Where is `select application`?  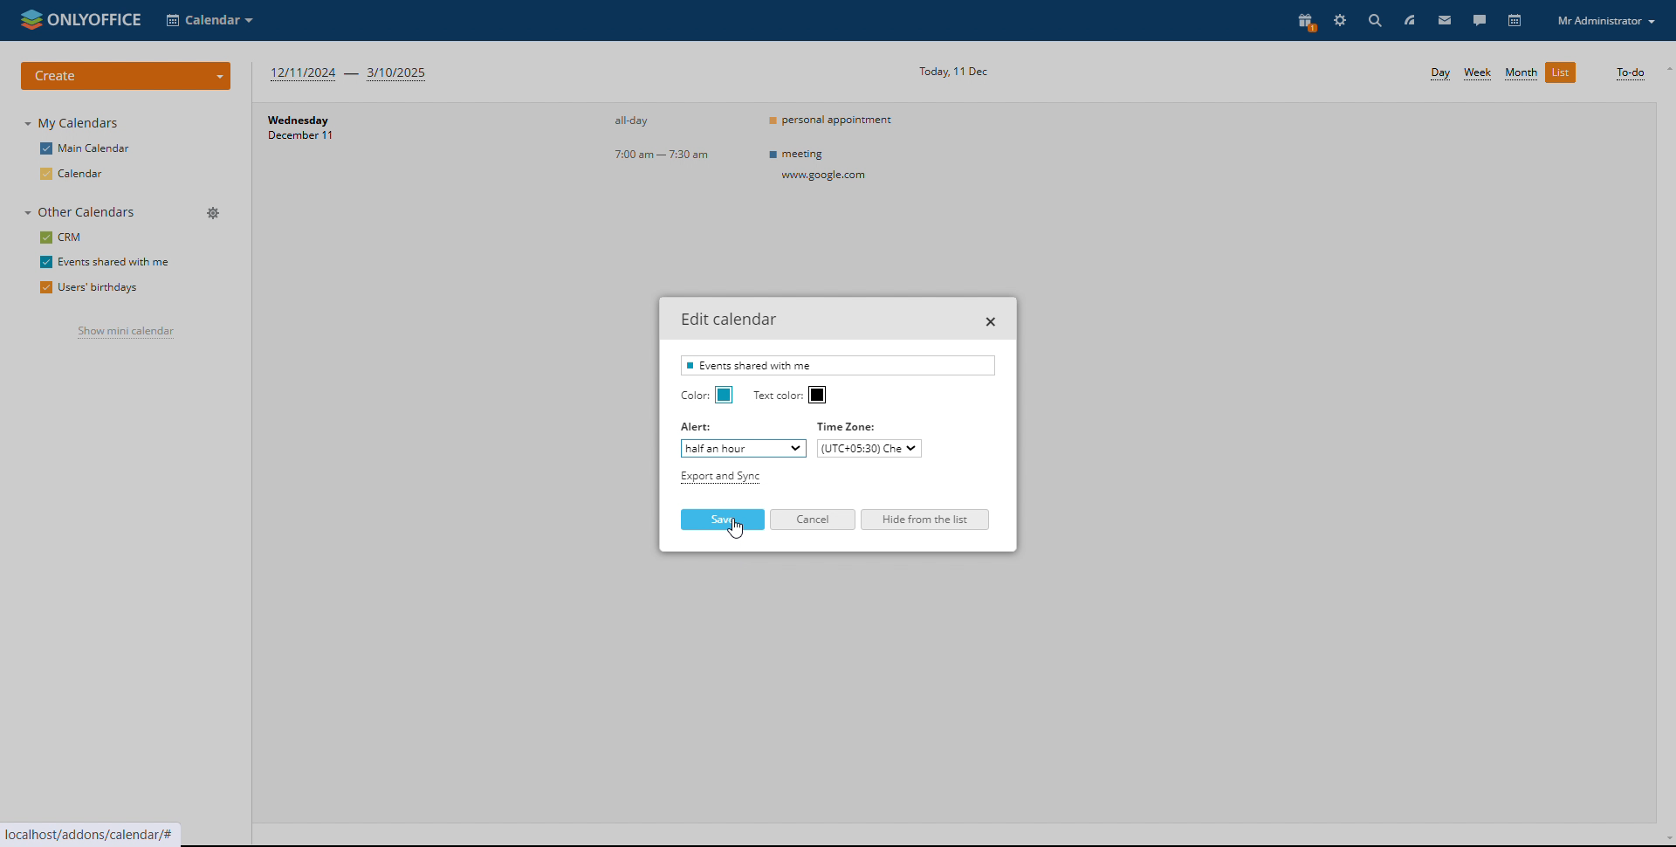
select application is located at coordinates (209, 19).